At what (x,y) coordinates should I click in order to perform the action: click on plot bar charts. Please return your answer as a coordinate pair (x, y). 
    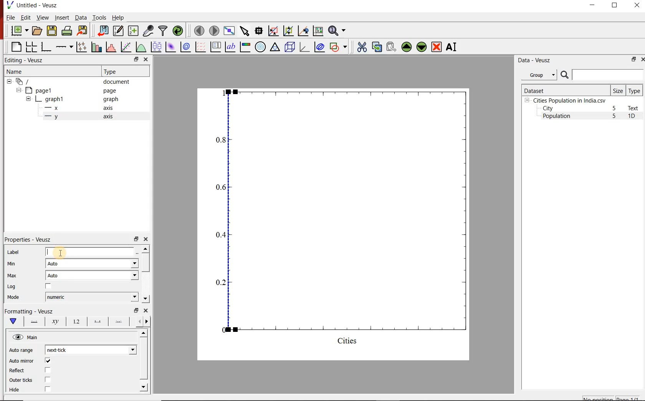
    Looking at the image, I should click on (95, 47).